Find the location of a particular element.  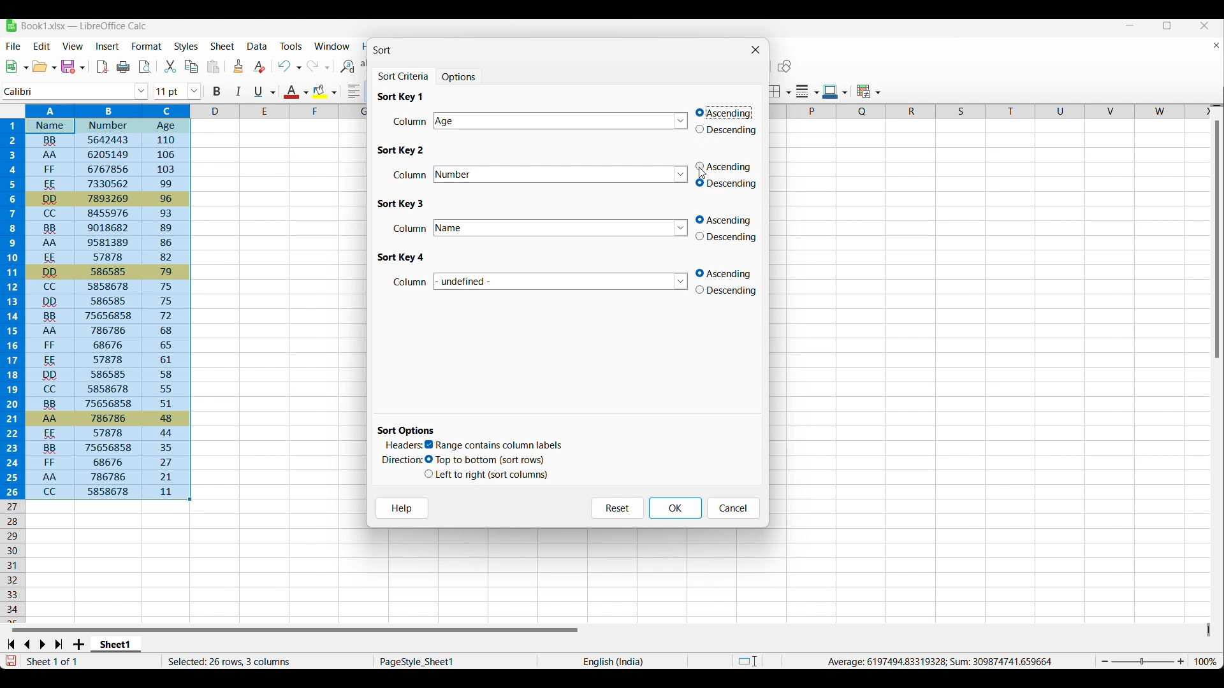

descending is located at coordinates (730, 292).